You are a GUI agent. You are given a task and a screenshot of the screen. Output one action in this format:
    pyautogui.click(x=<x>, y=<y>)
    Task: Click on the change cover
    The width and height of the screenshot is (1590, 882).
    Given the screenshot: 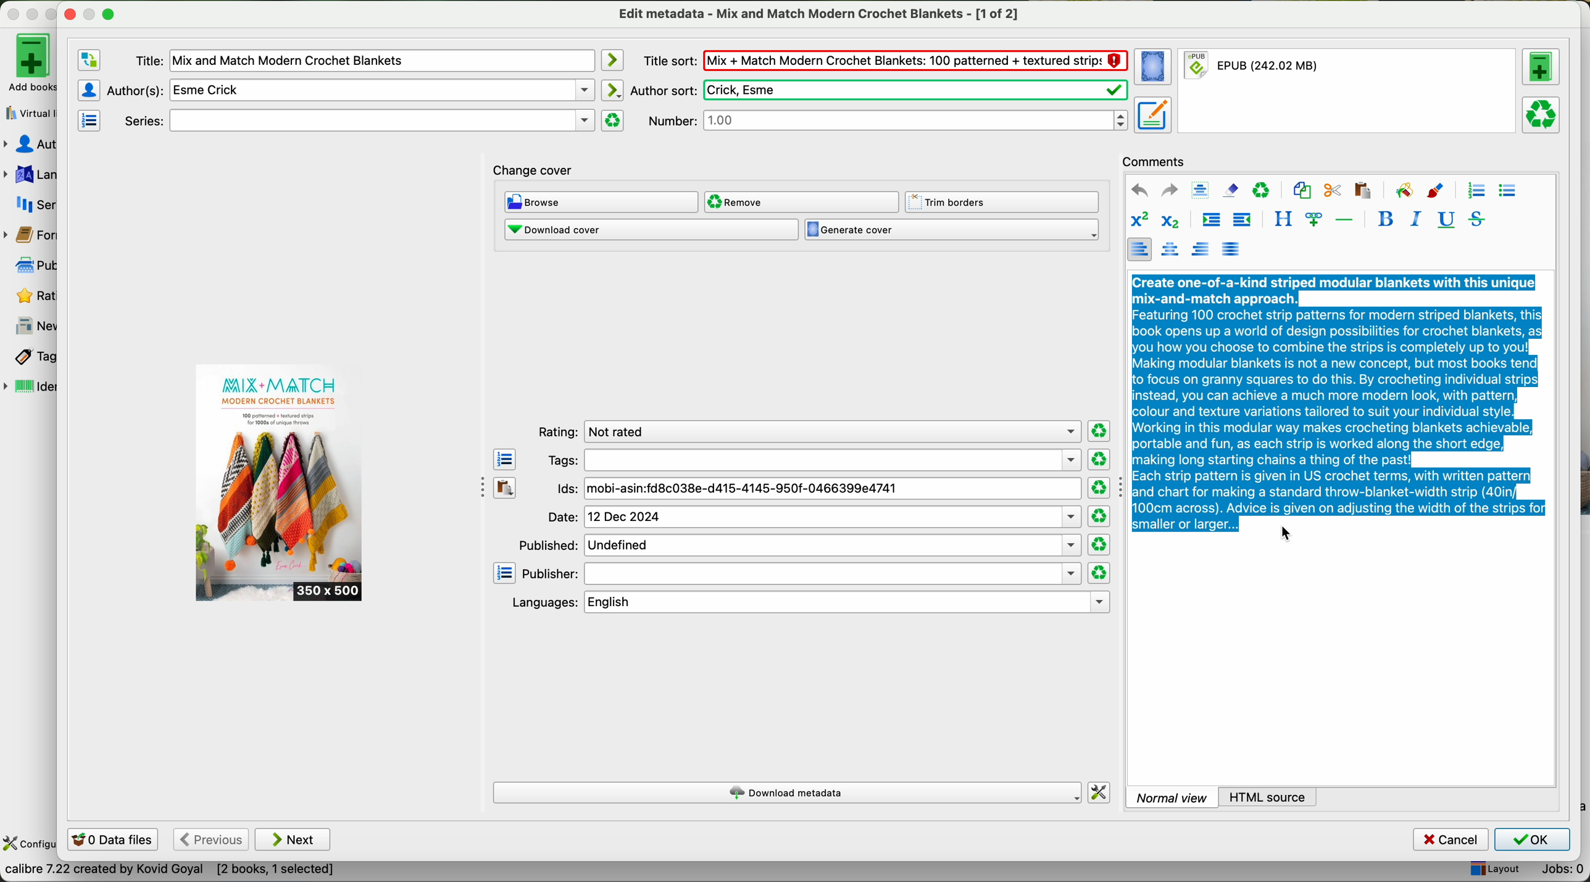 What is the action you would take?
    pyautogui.click(x=533, y=172)
    